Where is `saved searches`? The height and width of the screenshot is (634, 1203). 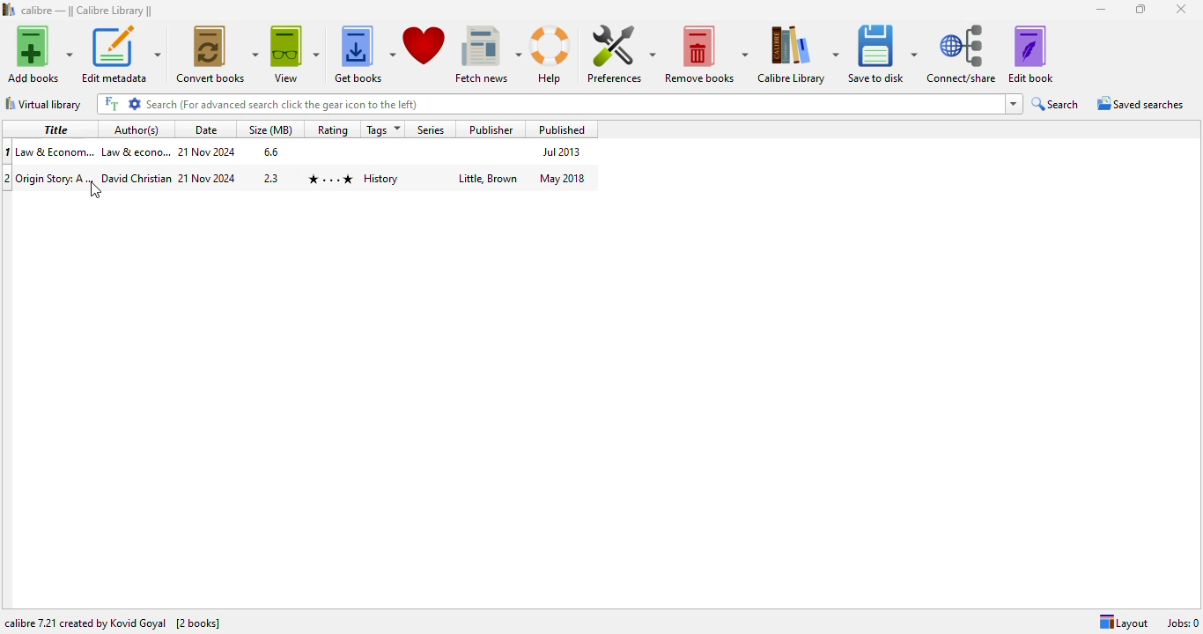 saved searches is located at coordinates (1139, 104).